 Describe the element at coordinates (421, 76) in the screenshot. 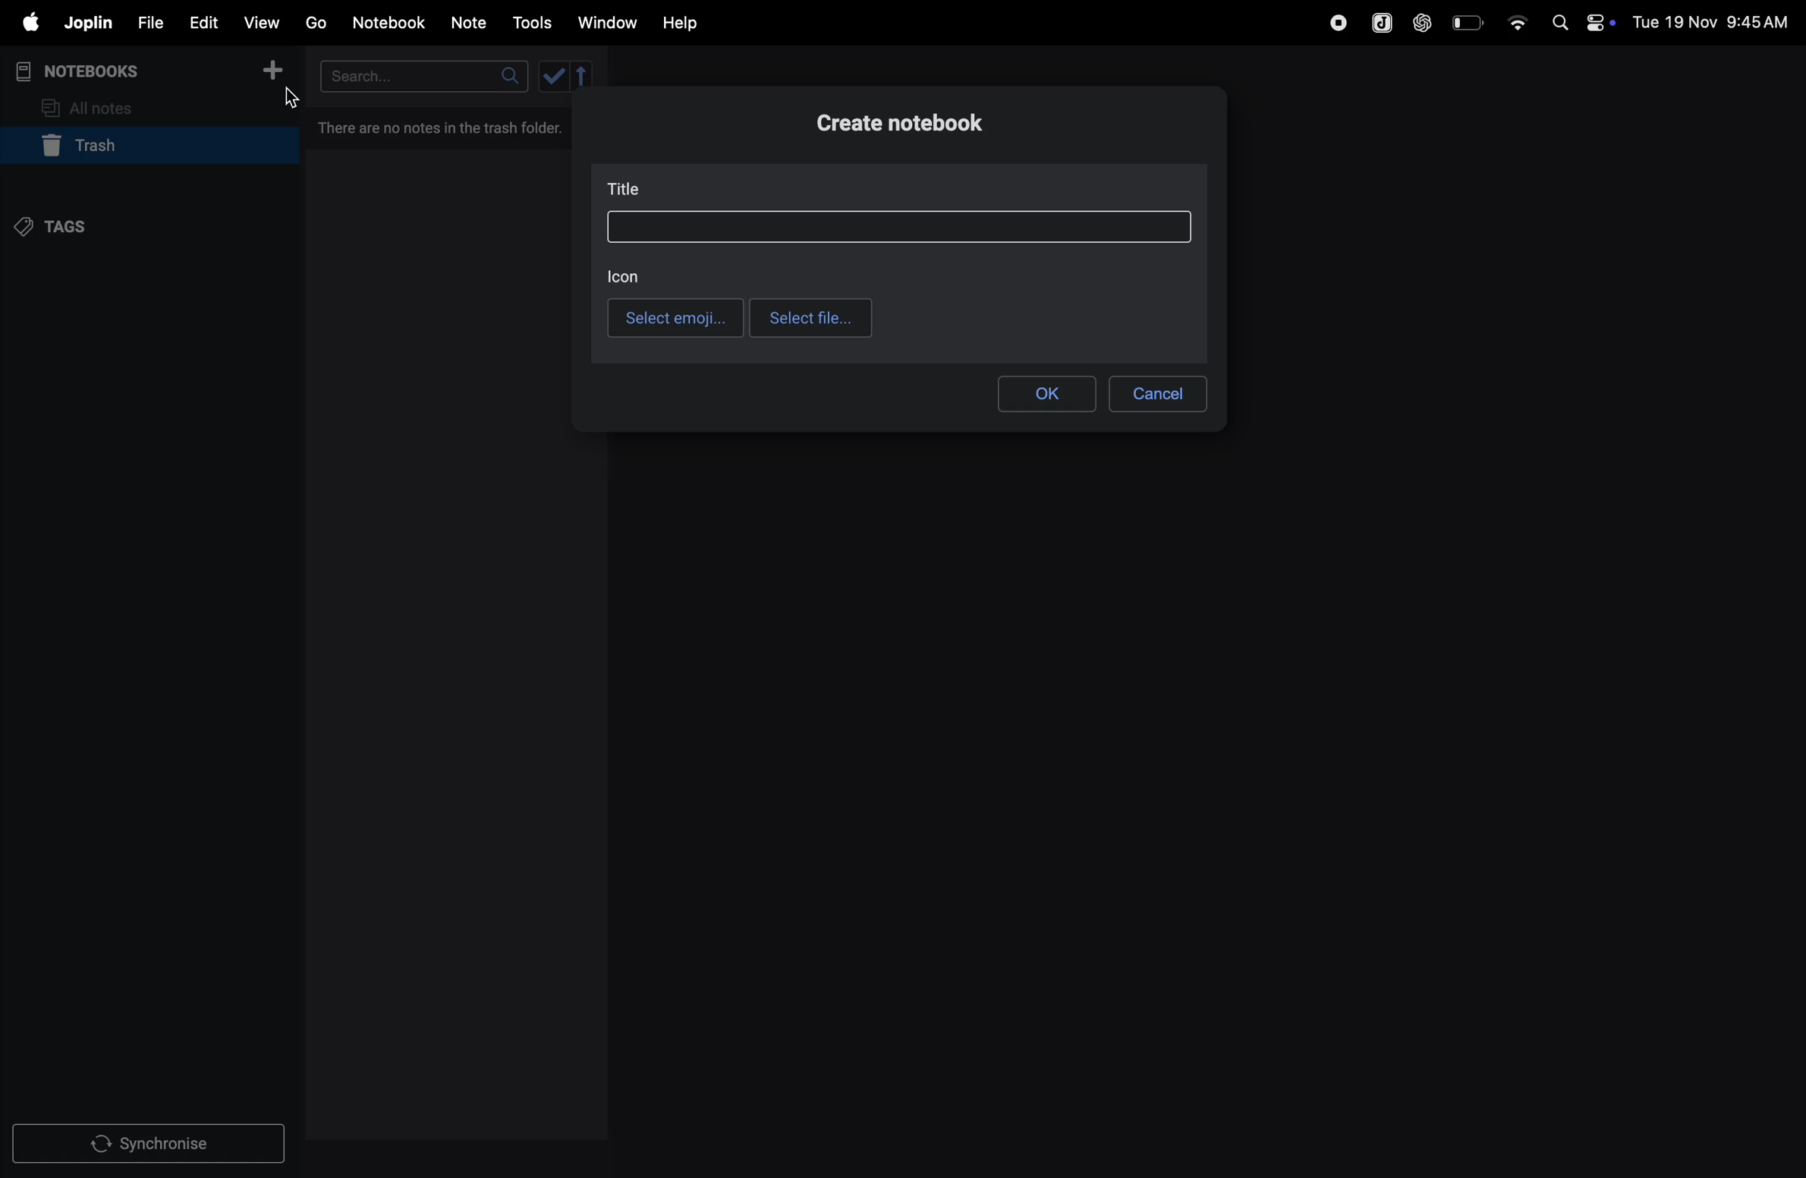

I see `search` at that location.